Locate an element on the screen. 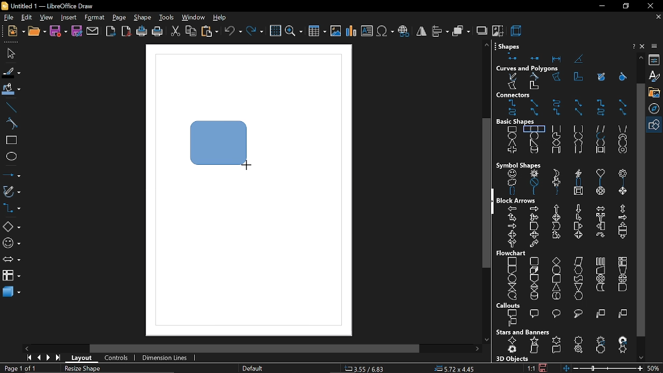  page is located at coordinates (120, 18).